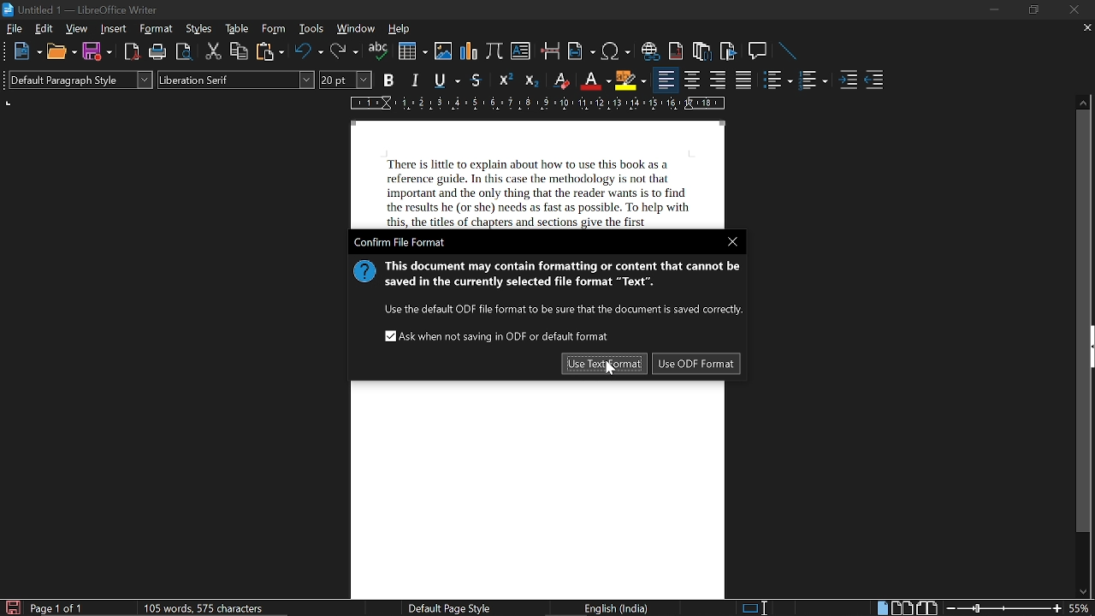 The width and height of the screenshot is (1095, 616). Describe the element at coordinates (744, 80) in the screenshot. I see `justified` at that location.